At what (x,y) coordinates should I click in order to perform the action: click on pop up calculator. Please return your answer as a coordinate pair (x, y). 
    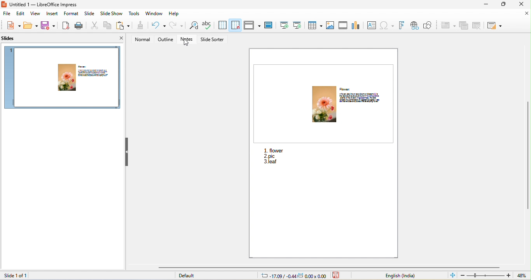
    Looking at the image, I should click on (477, 26).